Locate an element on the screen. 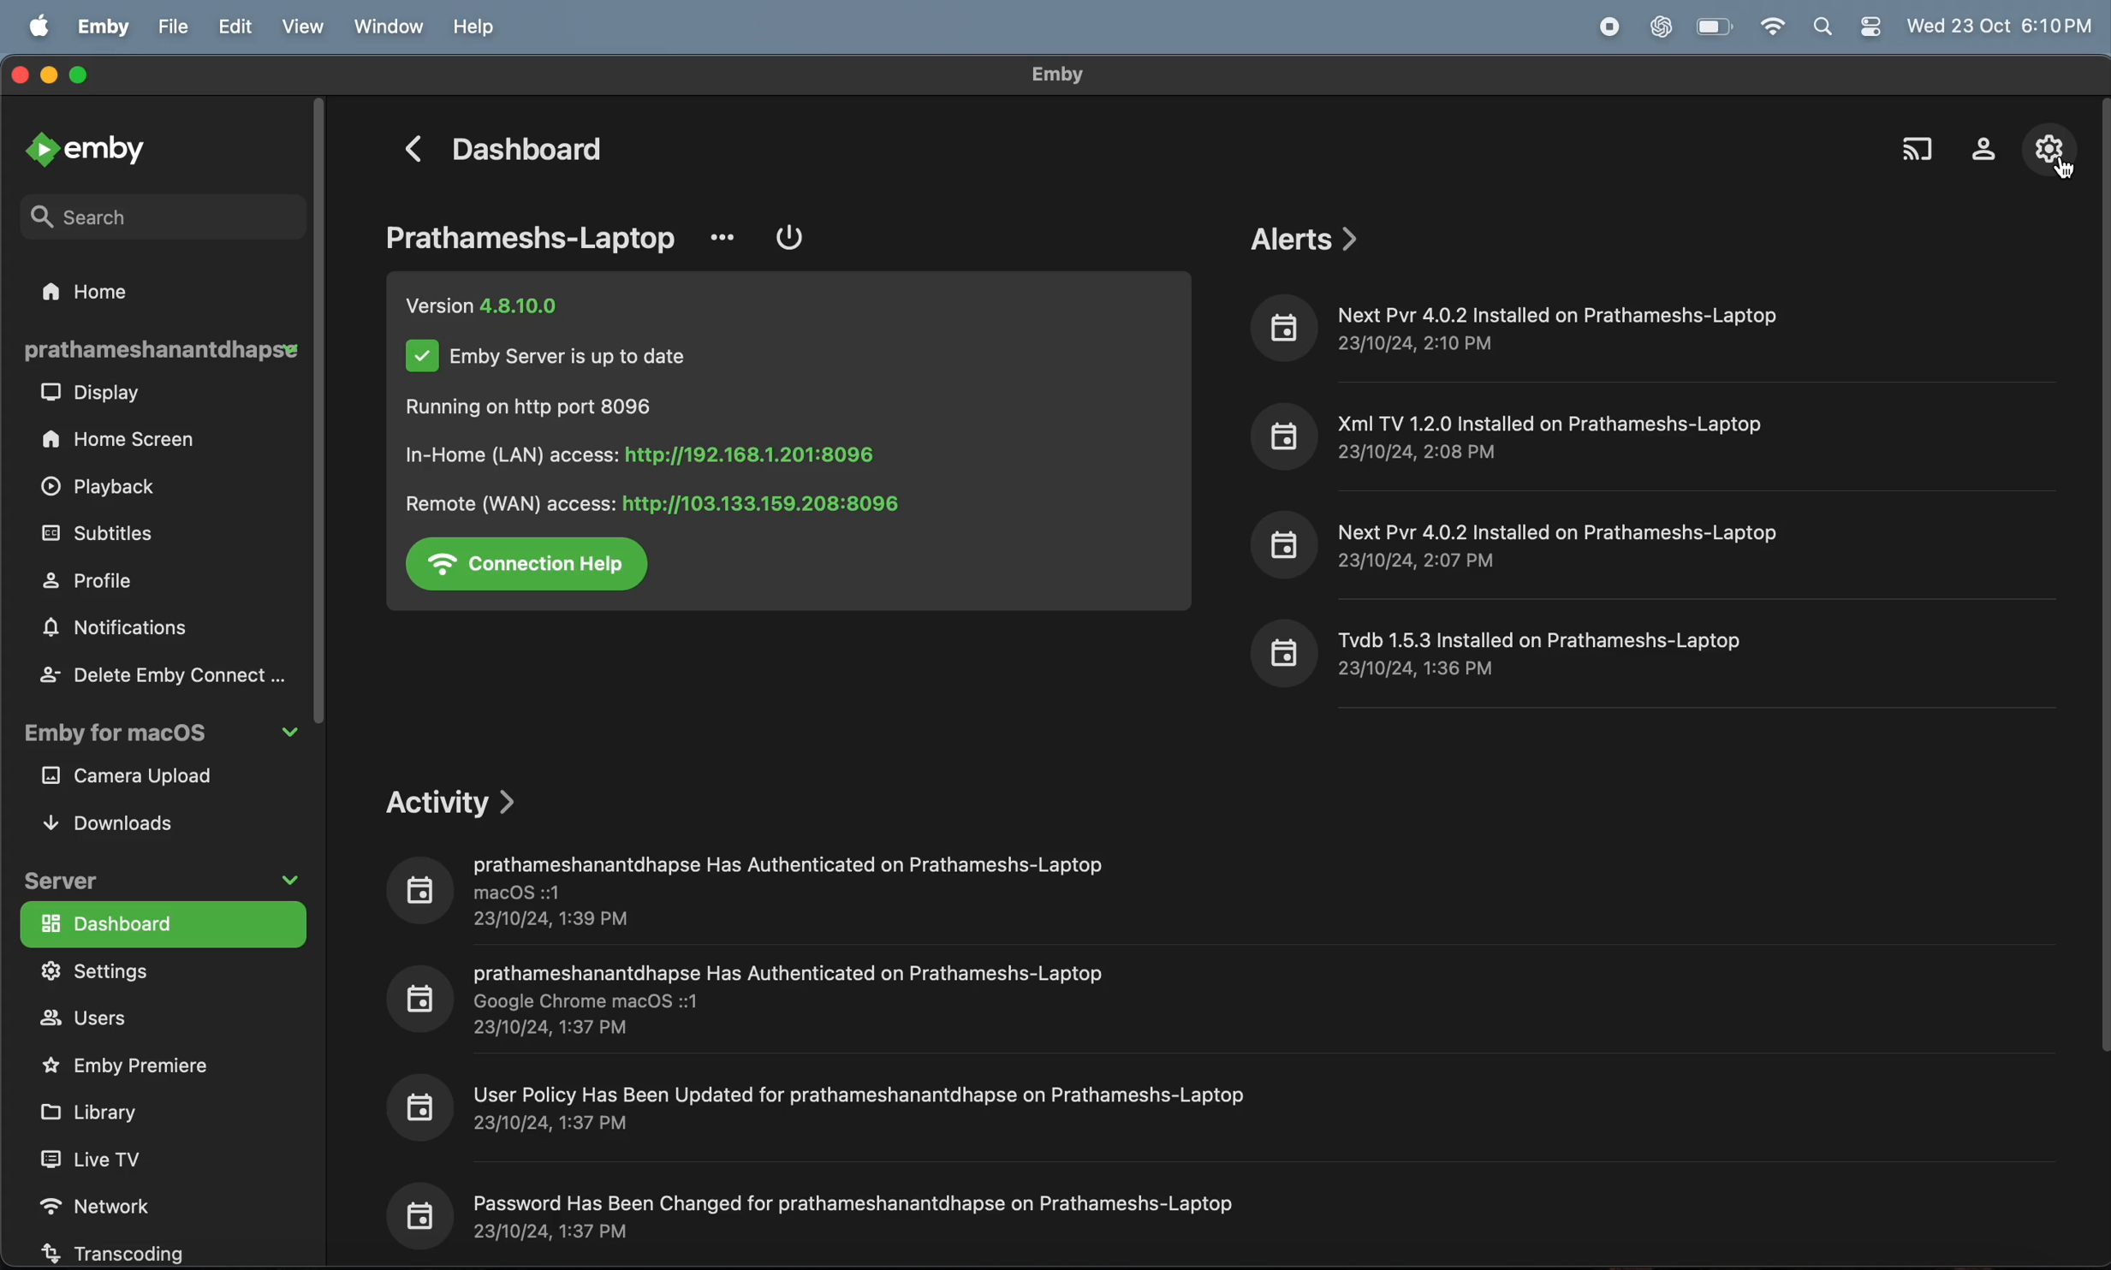 The image size is (2111, 1270). settings is located at coordinates (2055, 145).